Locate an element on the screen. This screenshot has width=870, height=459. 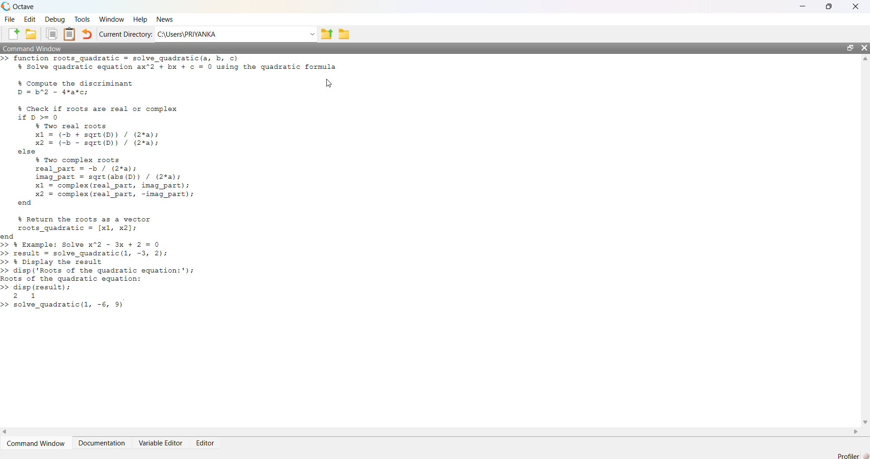
Open an existing file in editor is located at coordinates (30, 34).